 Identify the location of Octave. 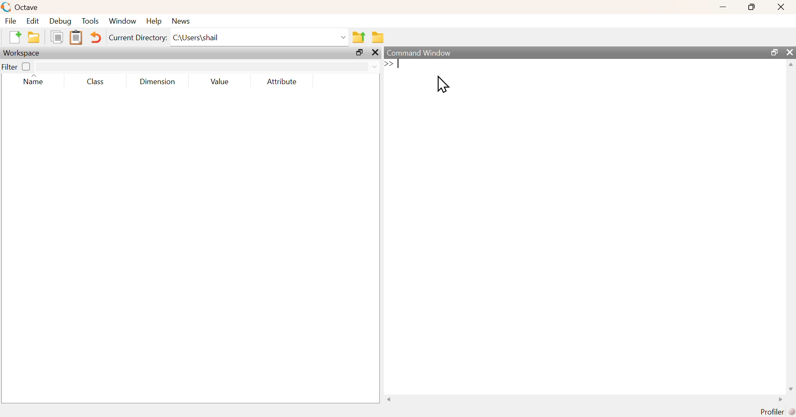
(29, 7).